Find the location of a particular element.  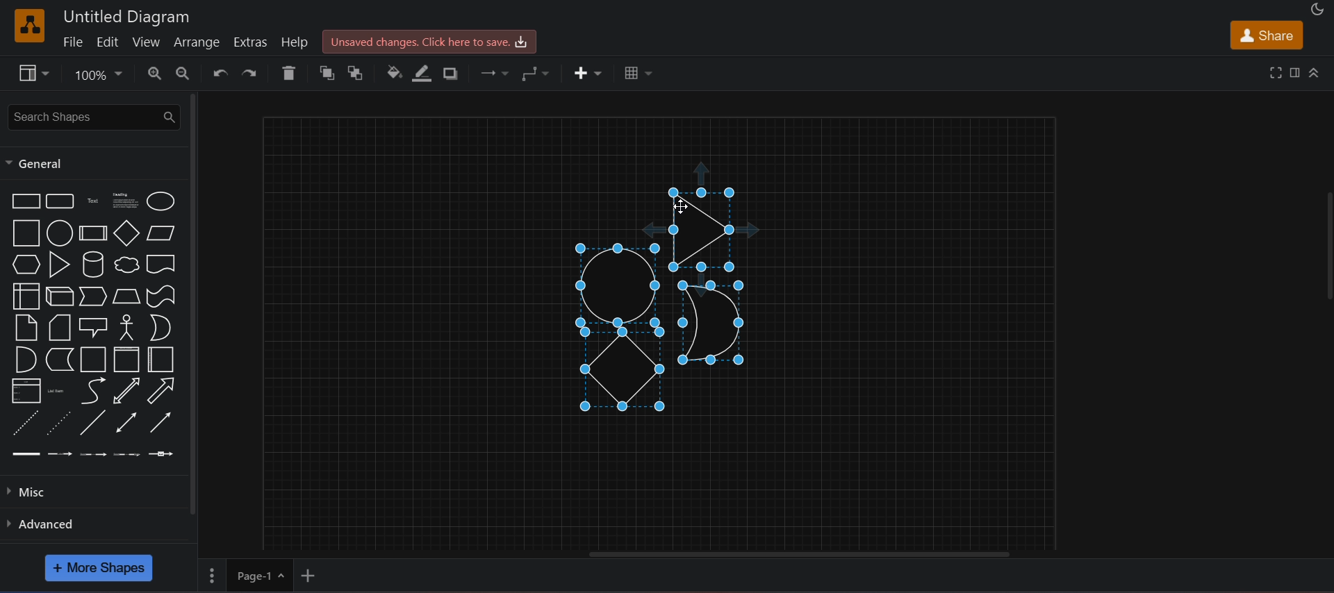

unsaved changes. click here to save is located at coordinates (427, 41).